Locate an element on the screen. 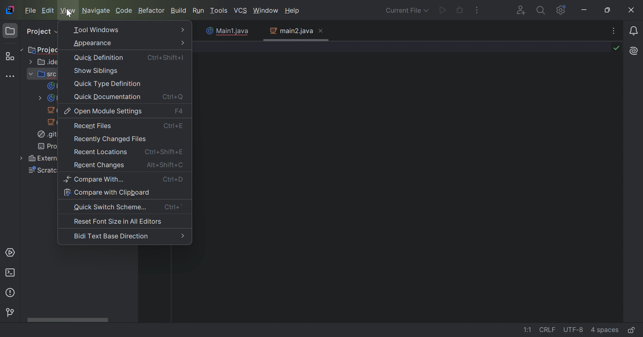  No problems found is located at coordinates (618, 48).